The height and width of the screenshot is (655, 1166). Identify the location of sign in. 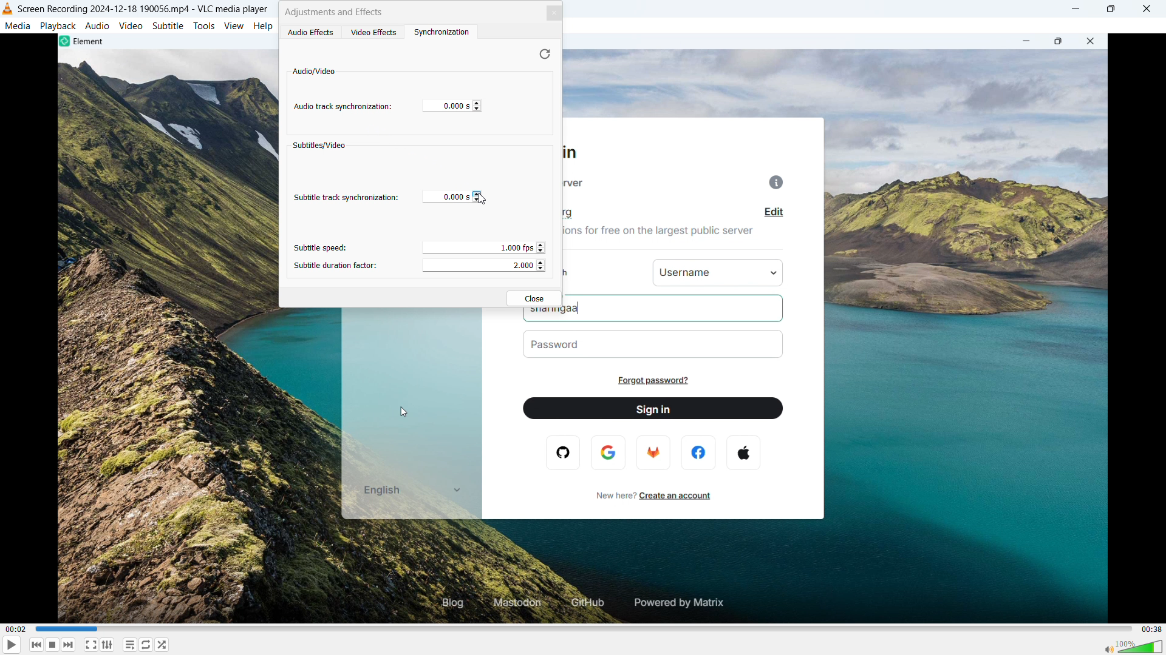
(578, 153).